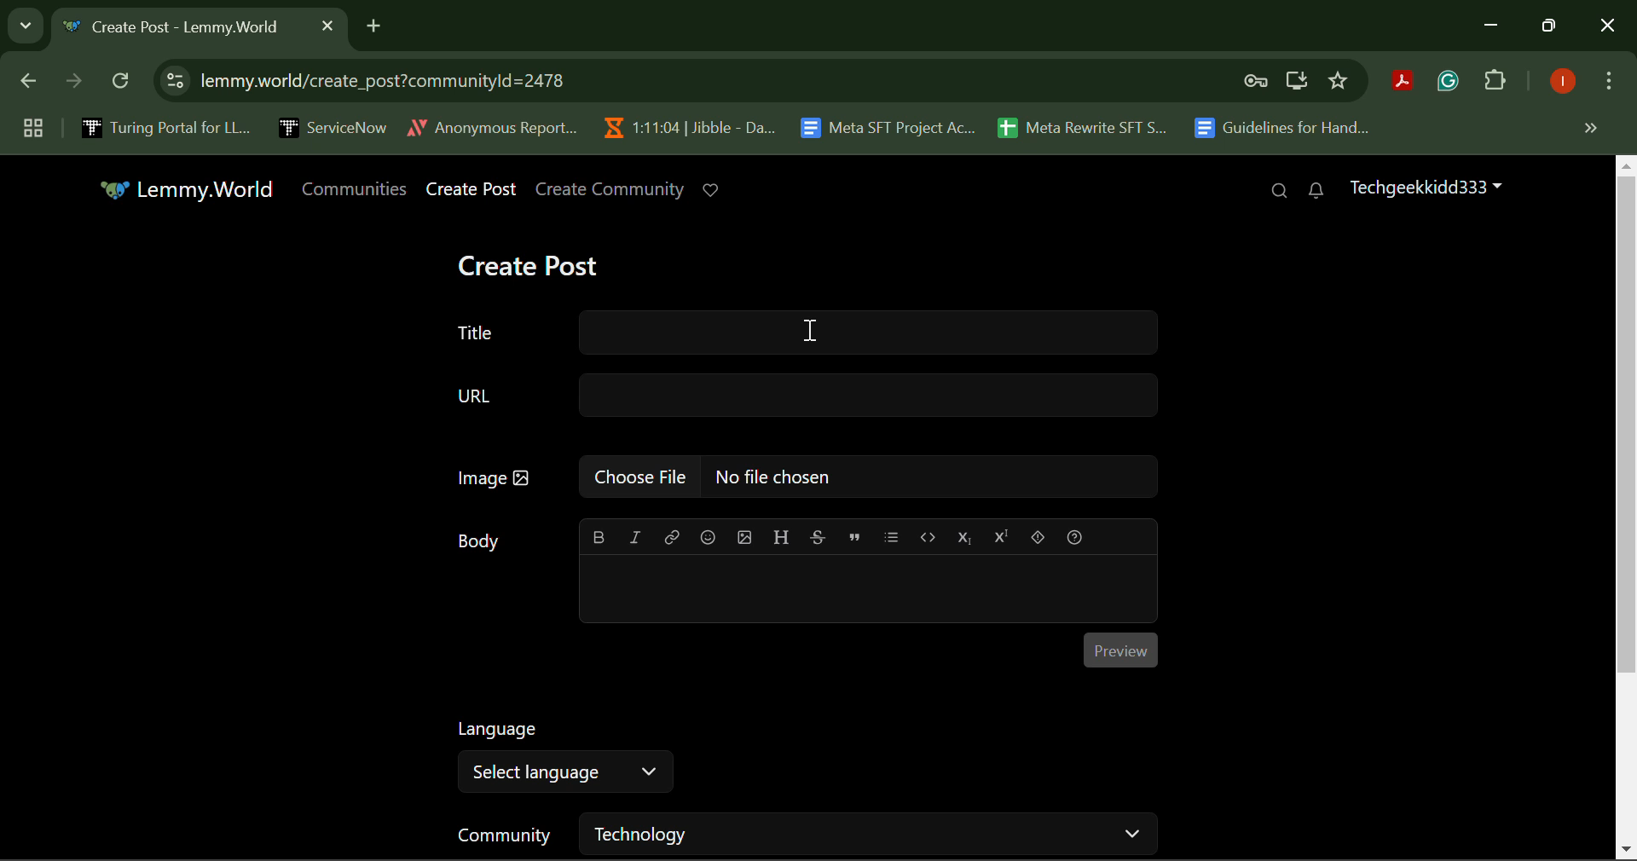 The image size is (1637, 861). What do you see at coordinates (797, 329) in the screenshot?
I see `Title Text Box` at bounding box center [797, 329].